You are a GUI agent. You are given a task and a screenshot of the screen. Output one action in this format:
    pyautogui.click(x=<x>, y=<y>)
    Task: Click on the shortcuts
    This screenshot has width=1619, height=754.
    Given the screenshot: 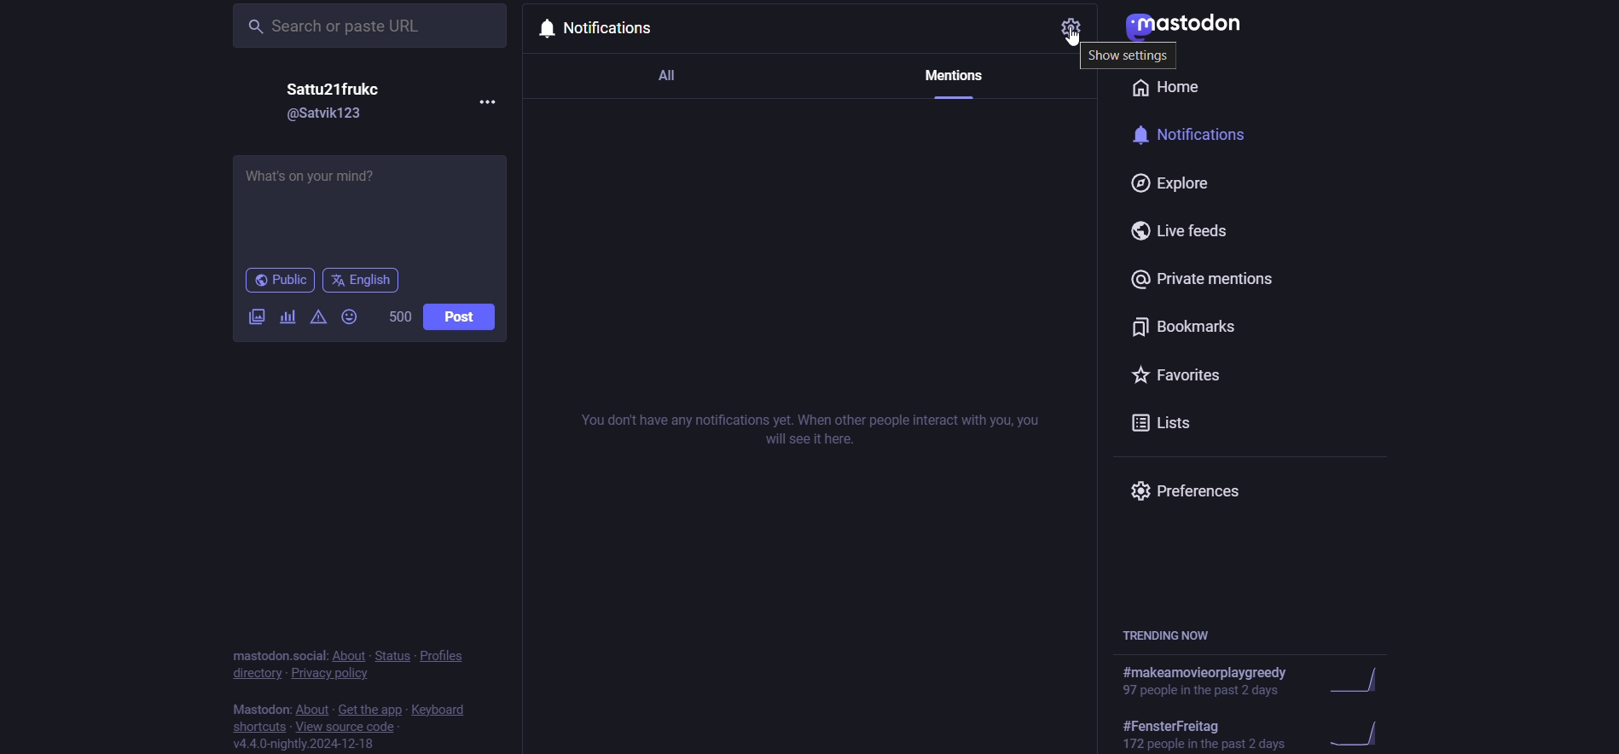 What is the action you would take?
    pyautogui.click(x=262, y=728)
    